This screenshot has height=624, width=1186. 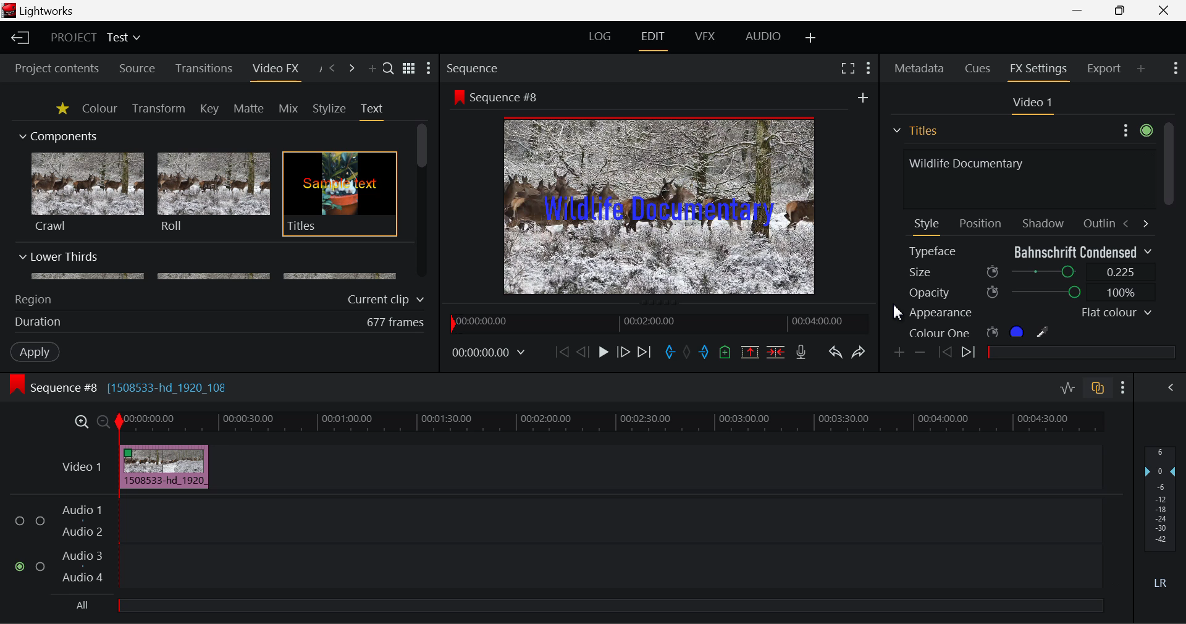 What do you see at coordinates (1097, 222) in the screenshot?
I see `Outline` at bounding box center [1097, 222].